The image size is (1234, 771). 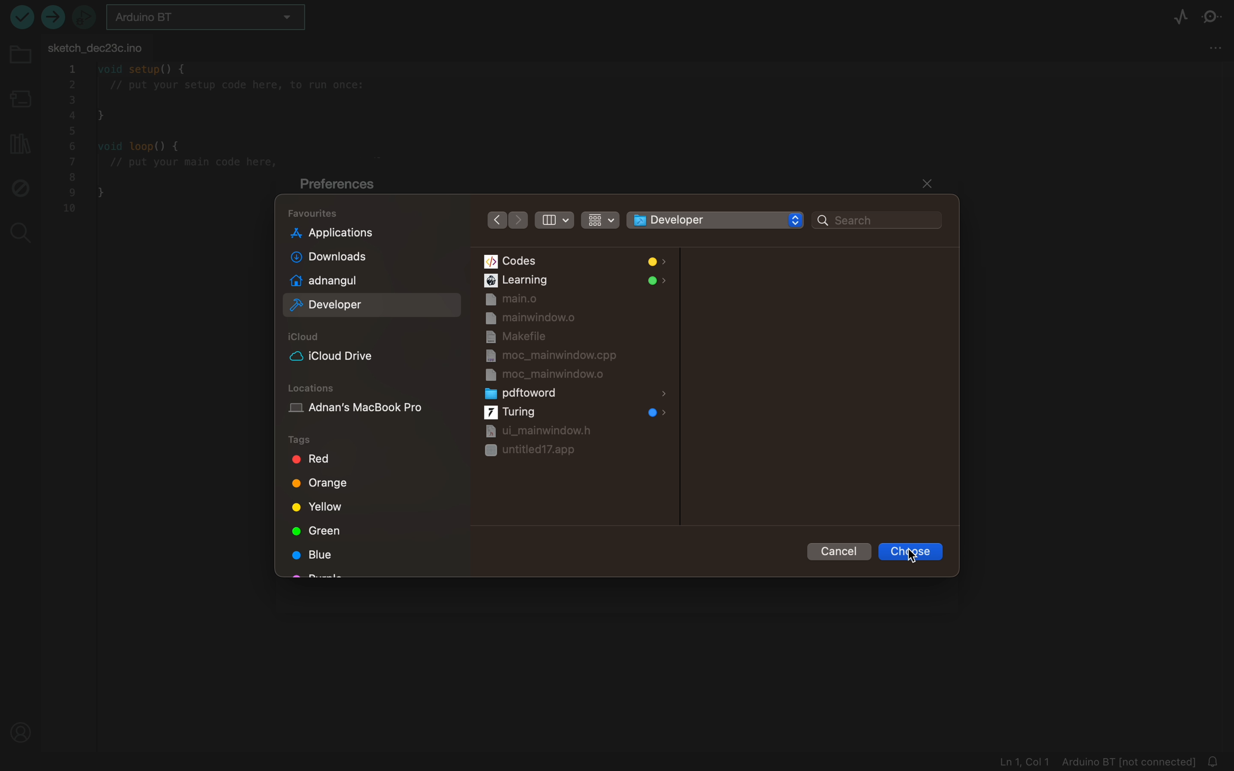 What do you see at coordinates (347, 185) in the screenshot?
I see `preferences` at bounding box center [347, 185].